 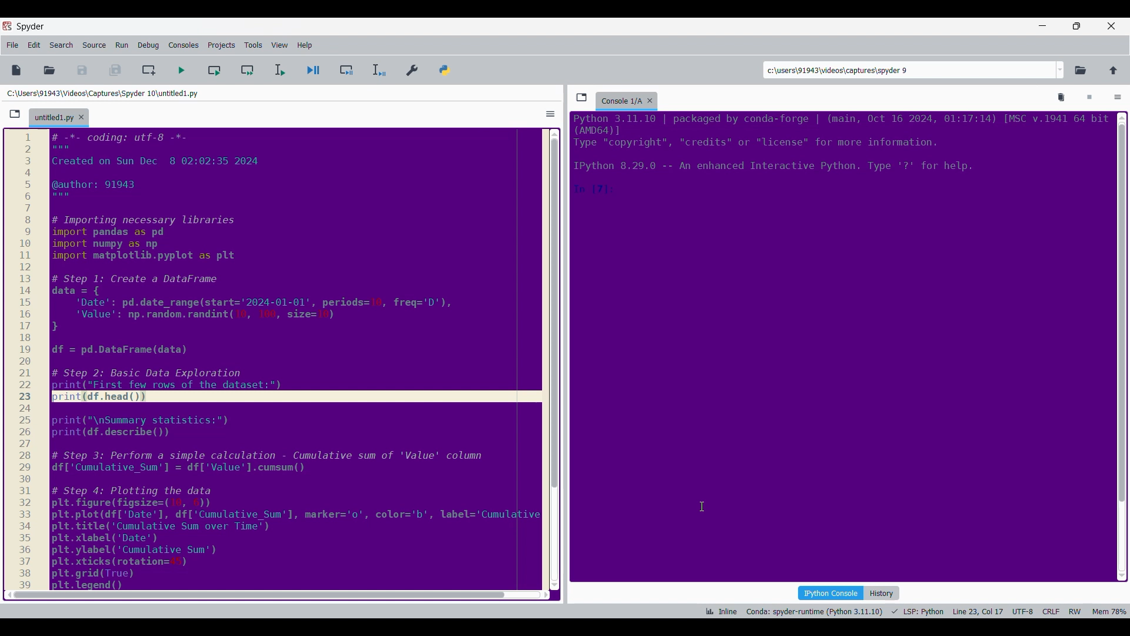 I want to click on Debug selection/current line, so click(x=378, y=70).